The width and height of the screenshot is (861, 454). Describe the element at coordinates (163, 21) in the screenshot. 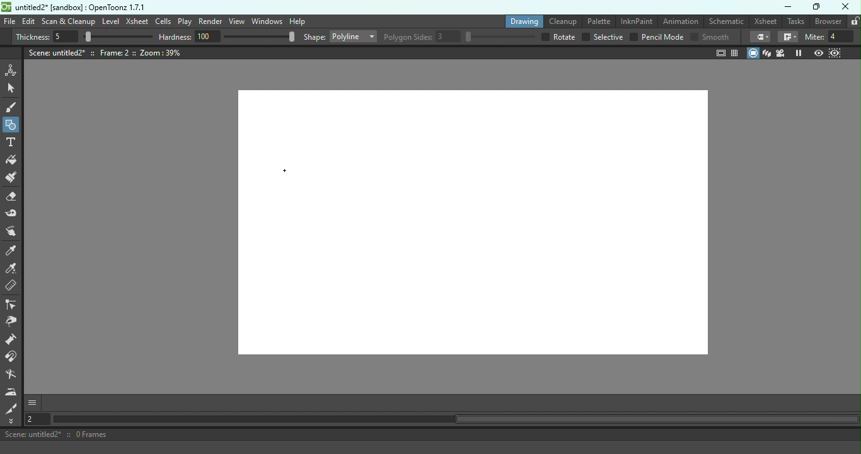

I see `Cells` at that location.